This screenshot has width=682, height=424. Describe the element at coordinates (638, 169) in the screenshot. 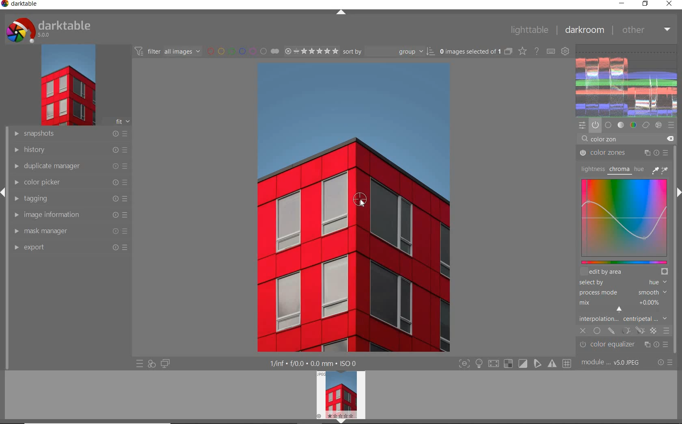

I see `HUE` at that location.